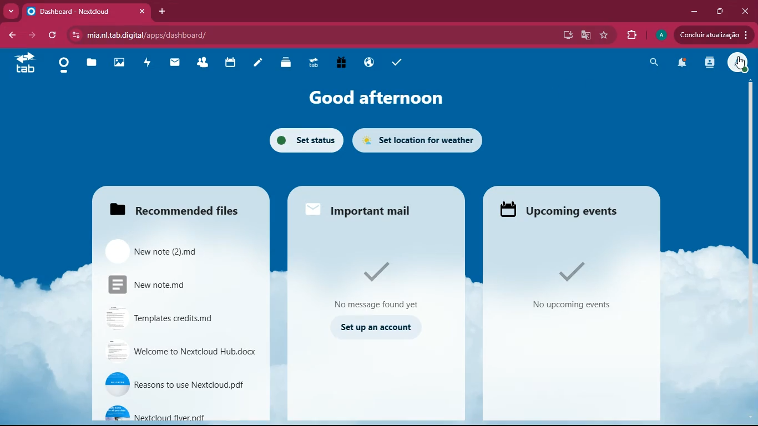  I want to click on layers, so click(284, 62).